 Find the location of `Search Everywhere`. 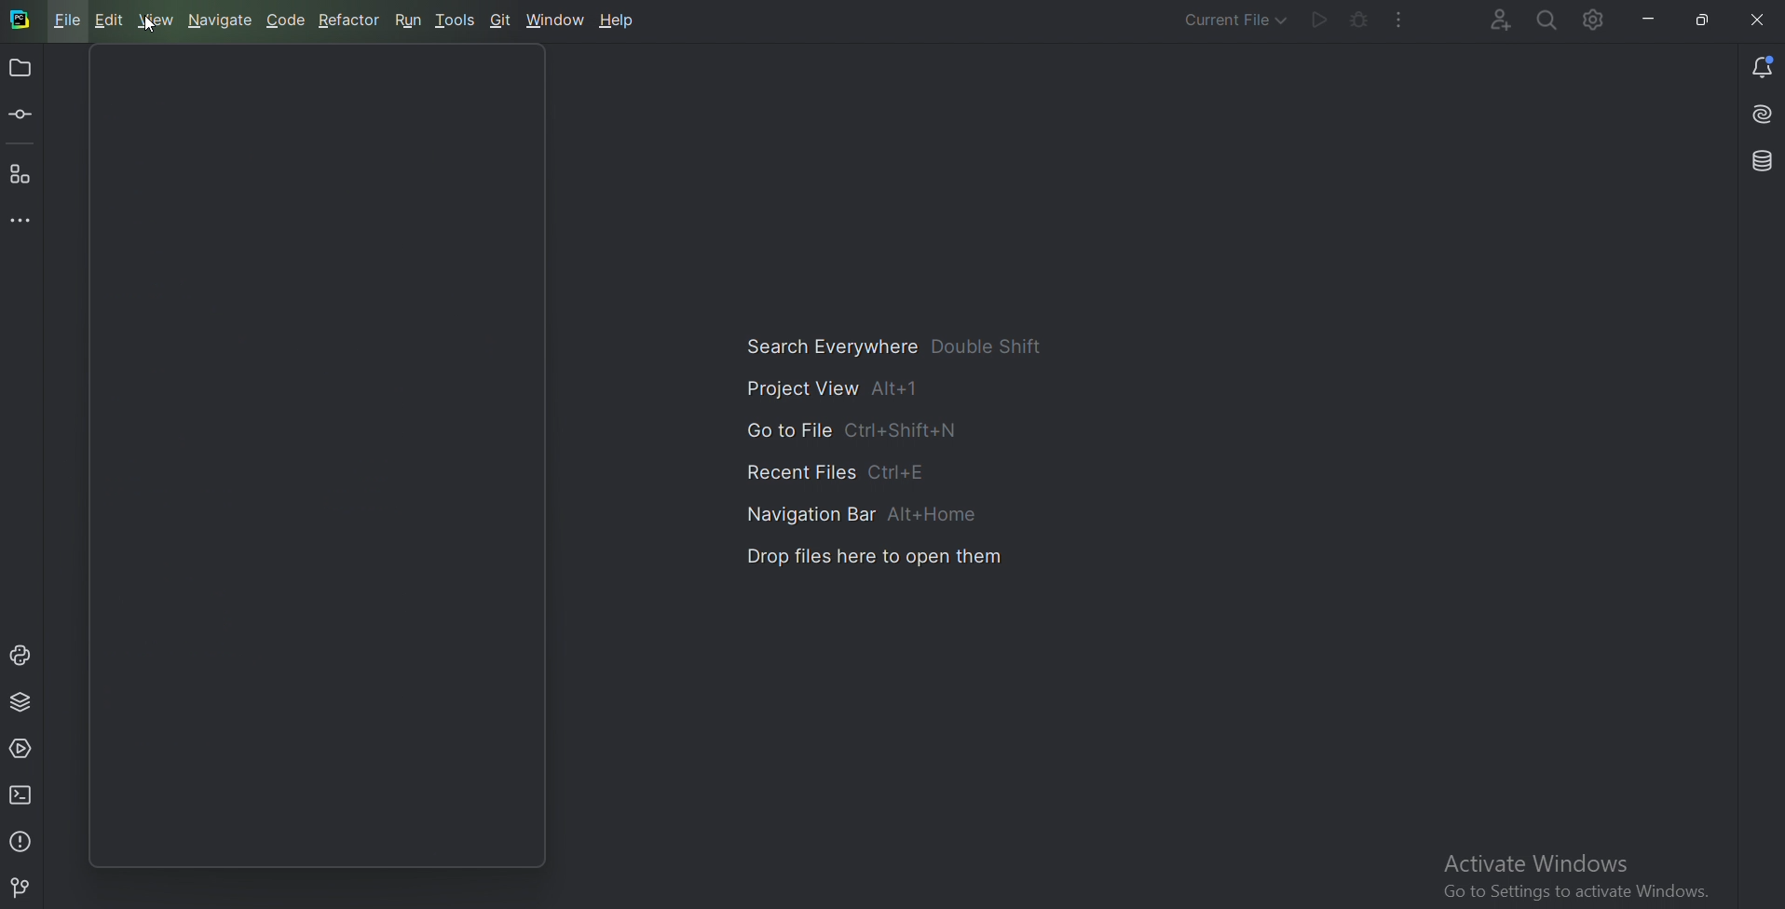

Search Everywhere is located at coordinates (1547, 20).